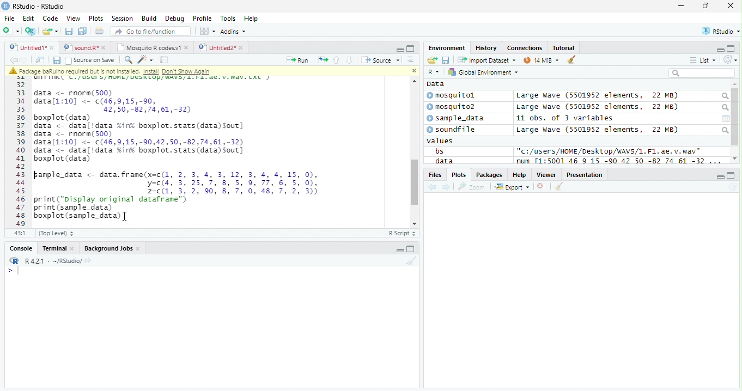 This screenshot has height=391, width=742. I want to click on close, so click(413, 71).